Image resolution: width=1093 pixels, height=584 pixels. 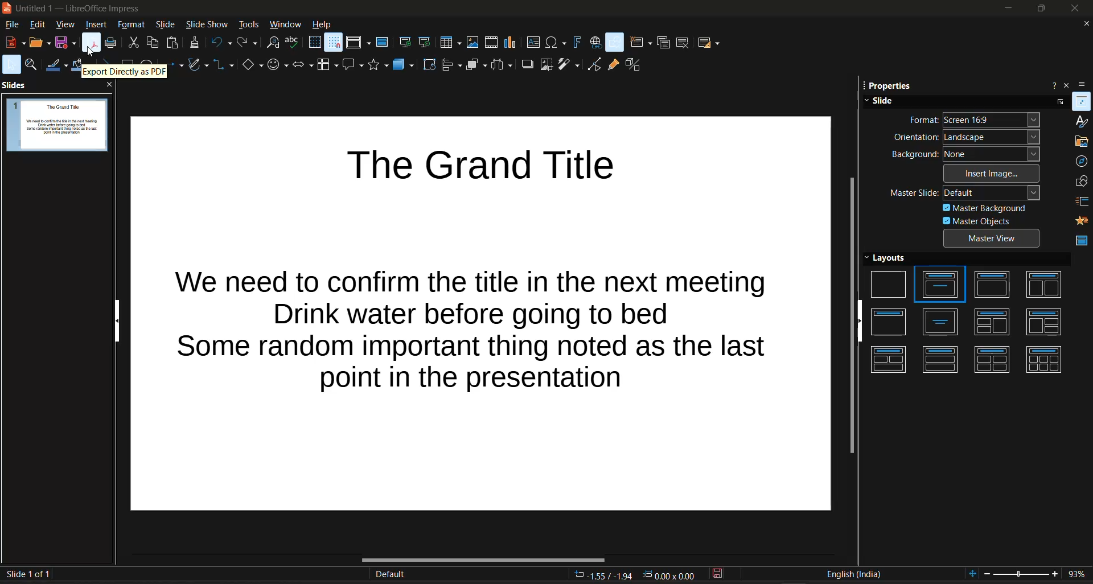 What do you see at coordinates (532, 42) in the screenshot?
I see `insert text box` at bounding box center [532, 42].